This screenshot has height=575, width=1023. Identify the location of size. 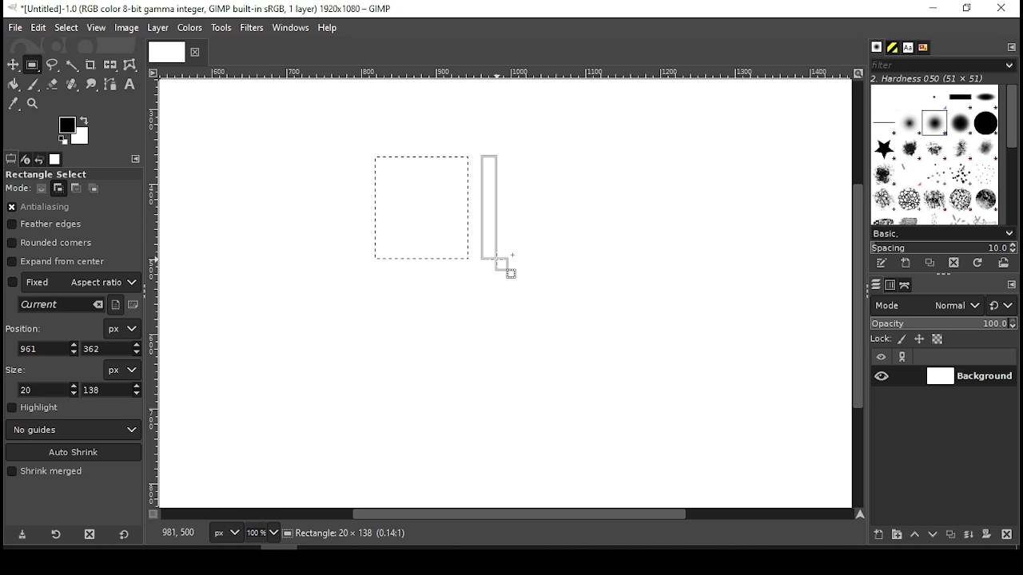
(19, 368).